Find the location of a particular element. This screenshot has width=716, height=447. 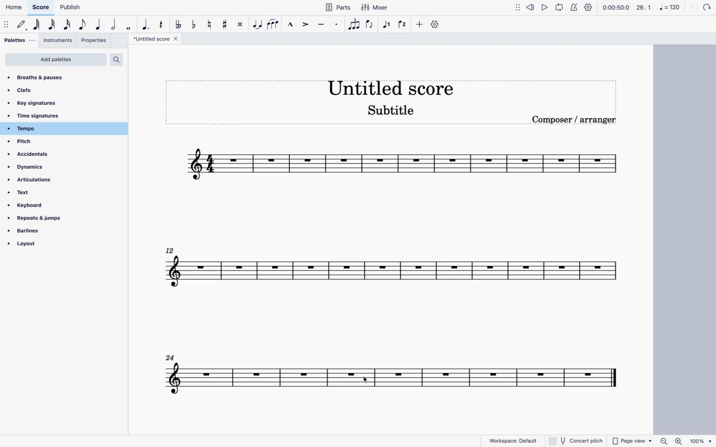

default is located at coordinates (22, 24).